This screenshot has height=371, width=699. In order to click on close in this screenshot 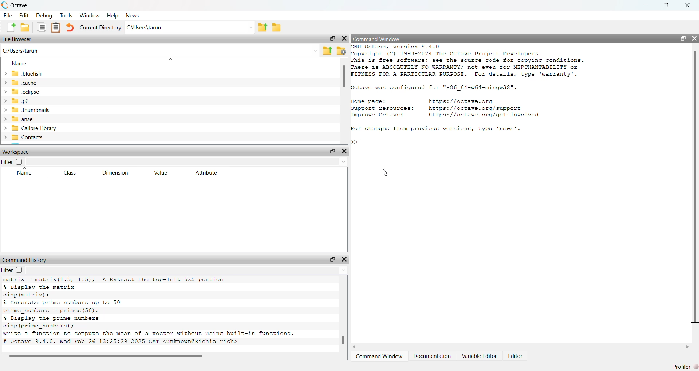, I will do `click(344, 39)`.